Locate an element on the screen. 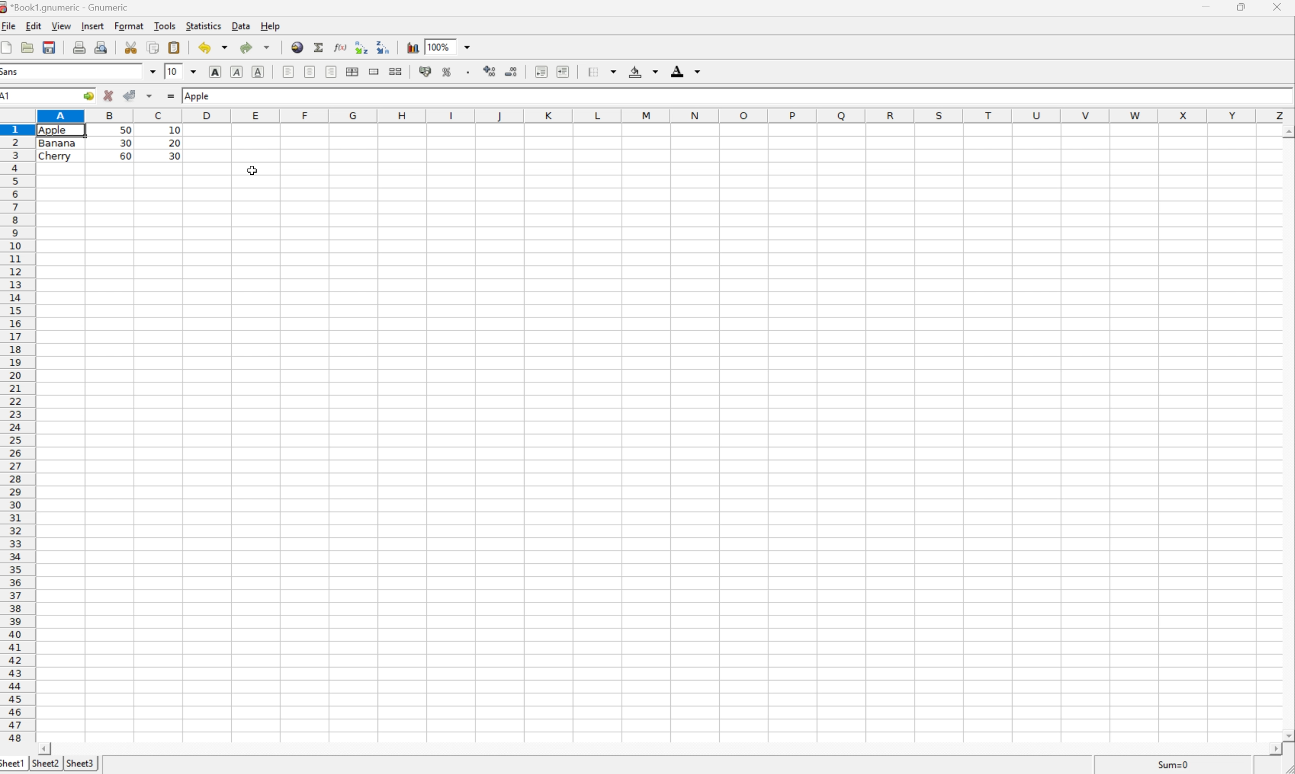 Image resolution: width=1295 pixels, height=774 pixels. increase indent is located at coordinates (563, 71).